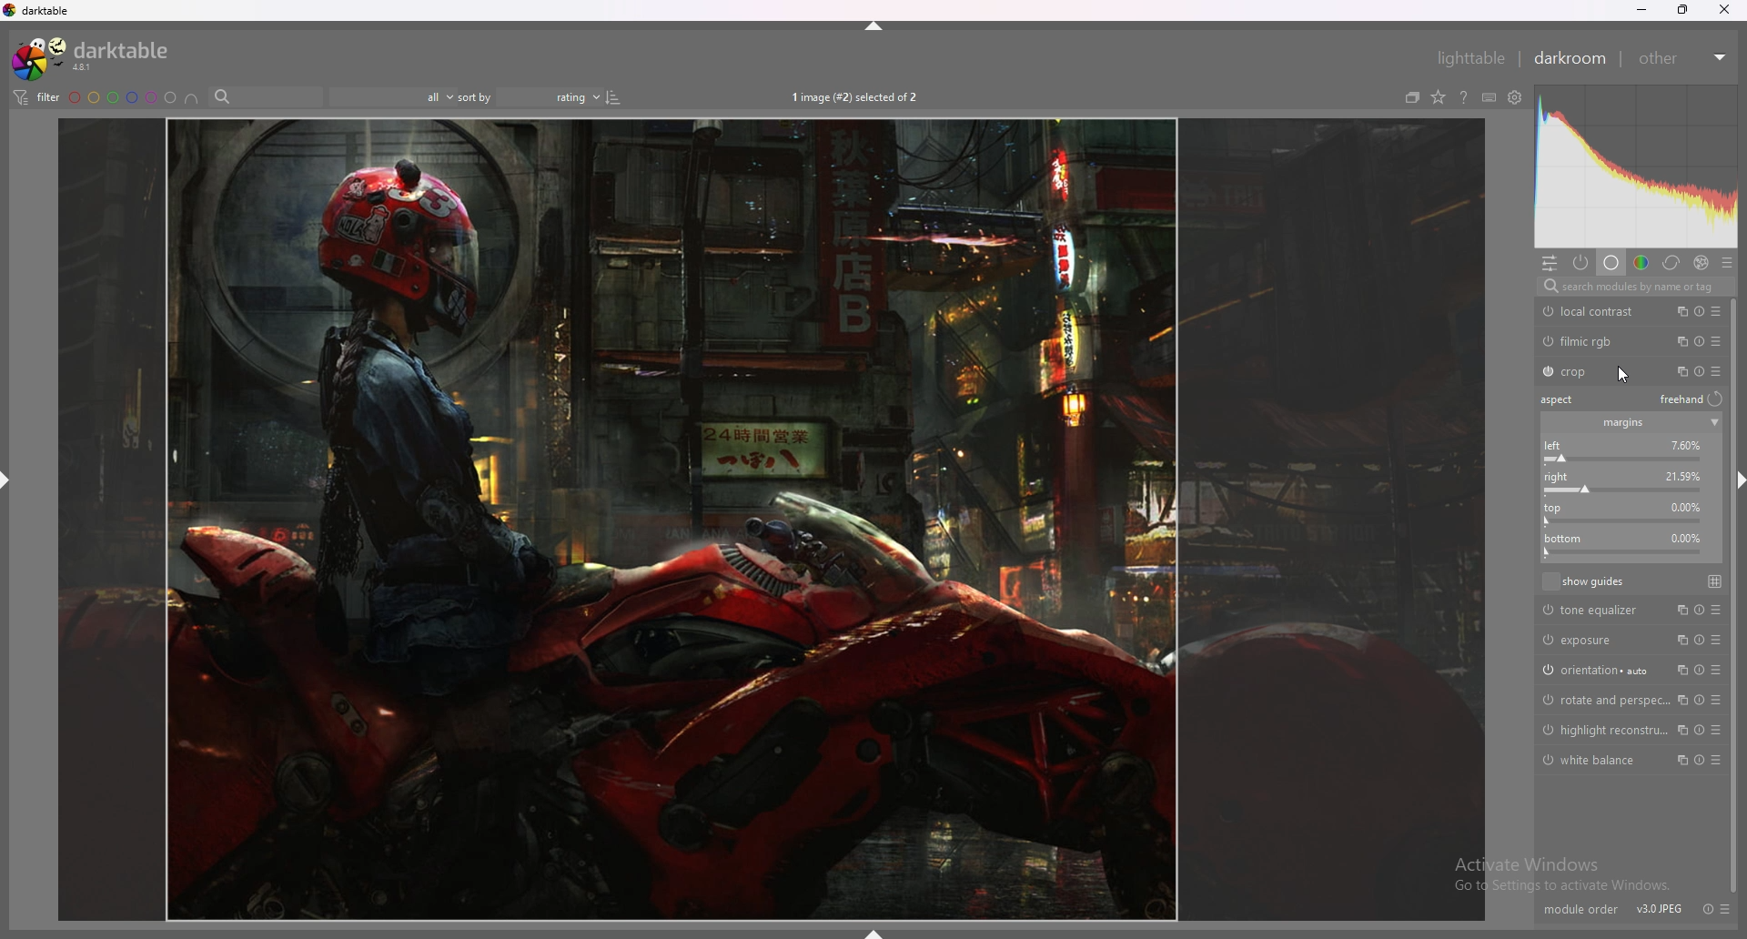  Describe the element at coordinates (1550, 263) in the screenshot. I see `quick access panel` at that location.